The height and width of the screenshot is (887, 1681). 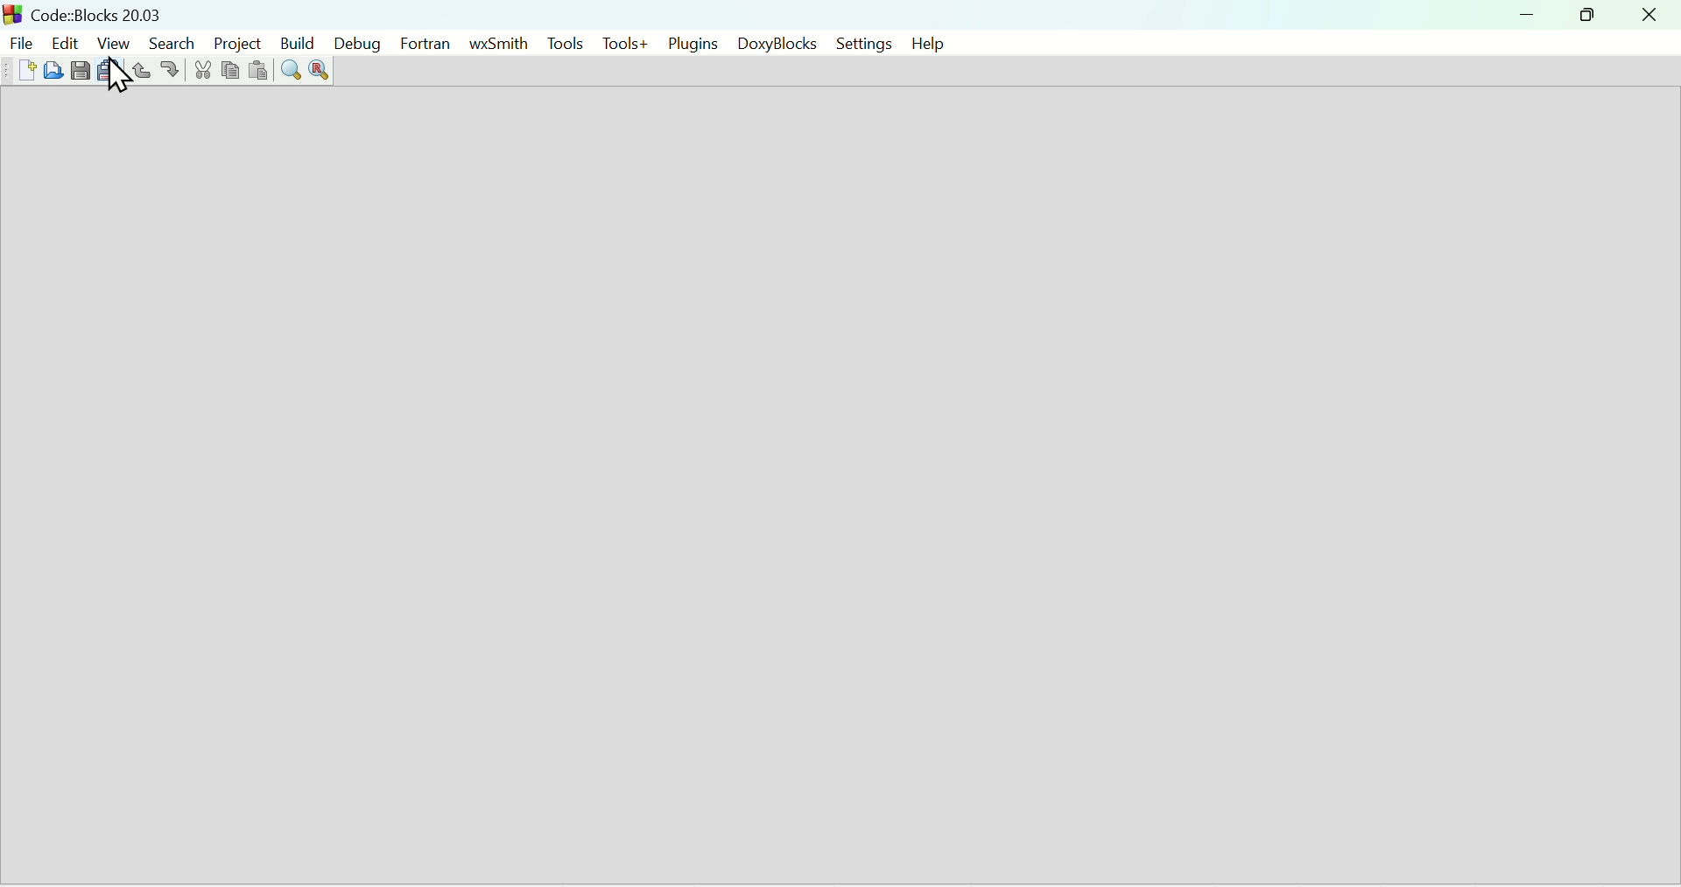 I want to click on Save everything, so click(x=109, y=70).